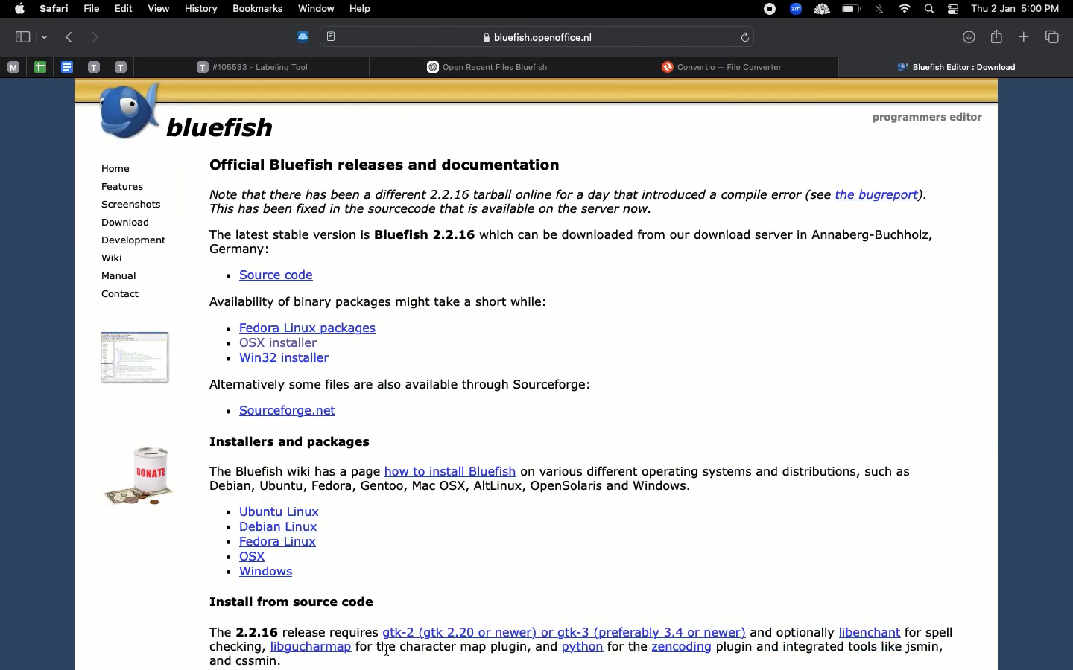 This screenshot has width=1073, height=670. I want to click on source code, so click(268, 275).